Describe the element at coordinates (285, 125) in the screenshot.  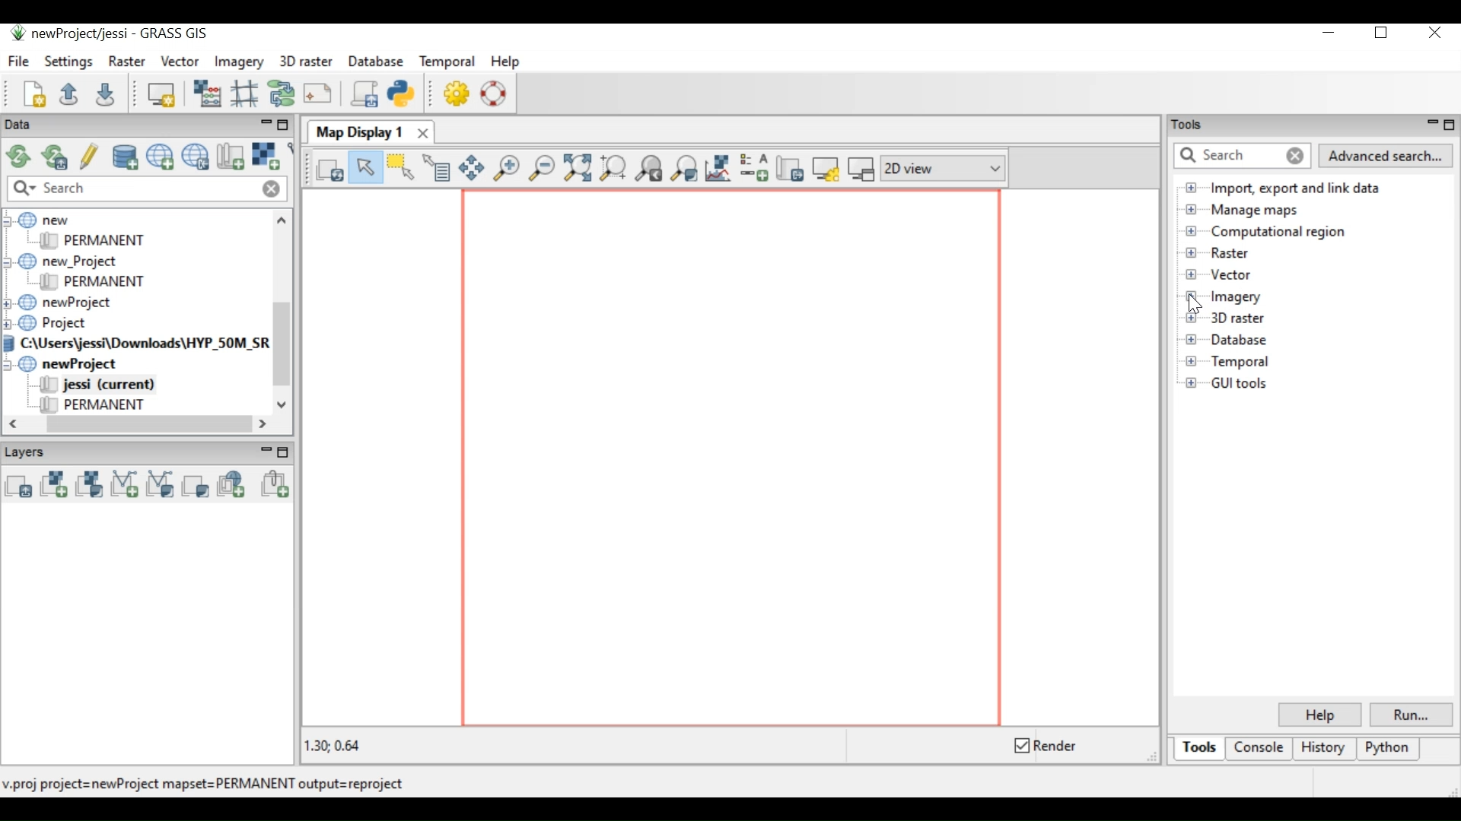
I see `Restore` at that location.